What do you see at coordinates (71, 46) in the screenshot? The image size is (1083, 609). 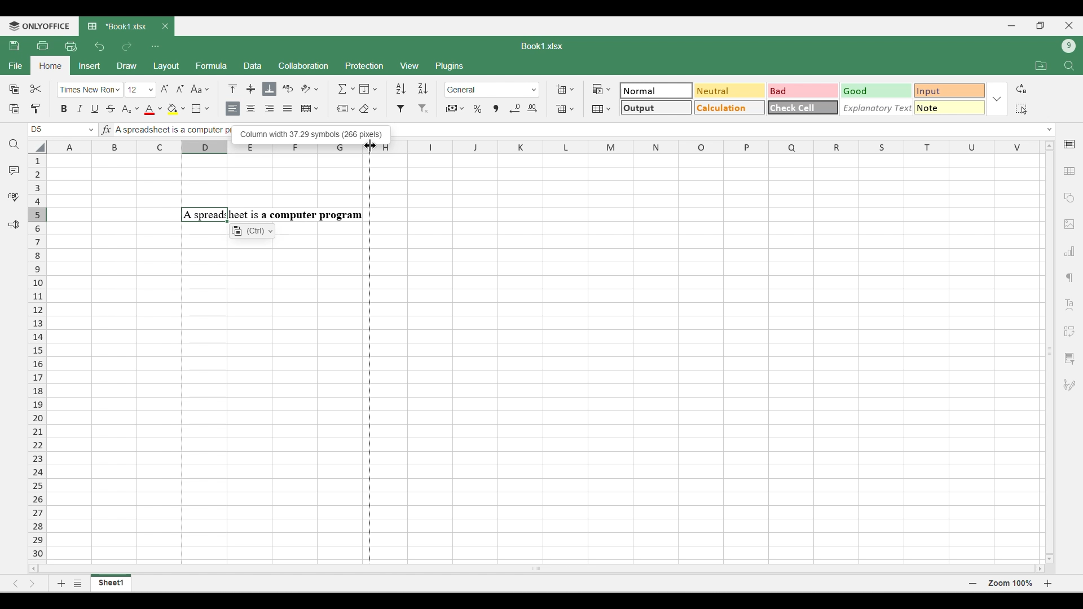 I see `Quick print` at bounding box center [71, 46].